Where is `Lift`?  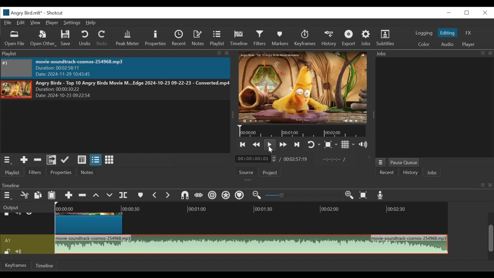
Lift is located at coordinates (97, 196).